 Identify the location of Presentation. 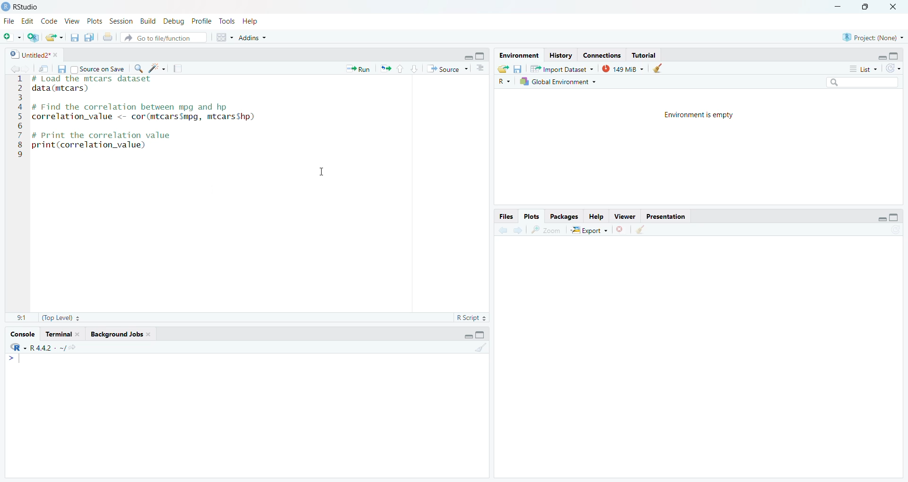
(665, 215).